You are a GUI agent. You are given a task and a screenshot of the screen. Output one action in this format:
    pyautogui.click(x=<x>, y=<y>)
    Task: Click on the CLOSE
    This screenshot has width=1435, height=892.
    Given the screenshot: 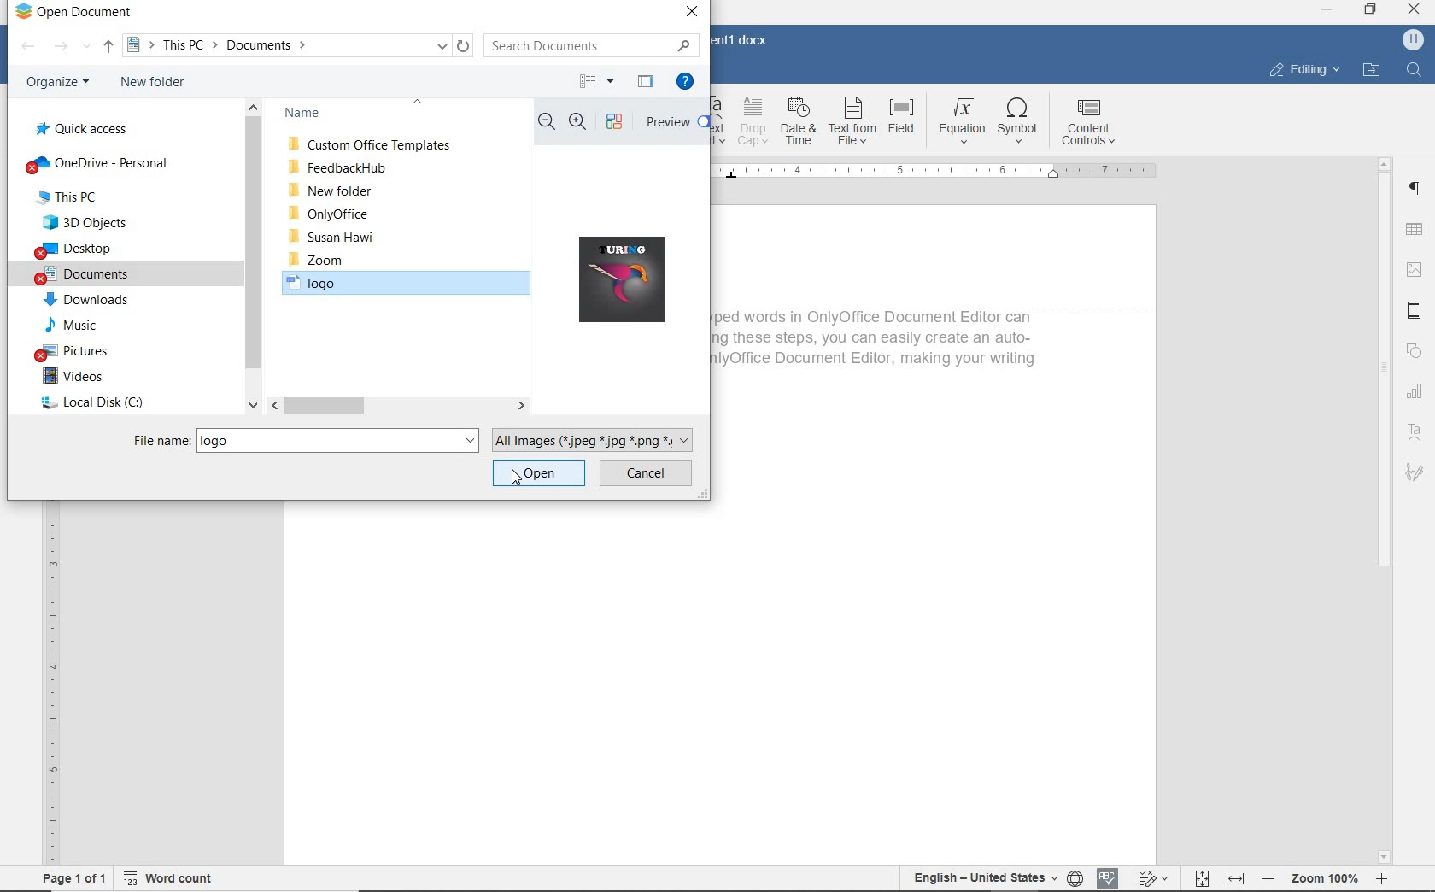 What is the action you would take?
    pyautogui.click(x=693, y=13)
    